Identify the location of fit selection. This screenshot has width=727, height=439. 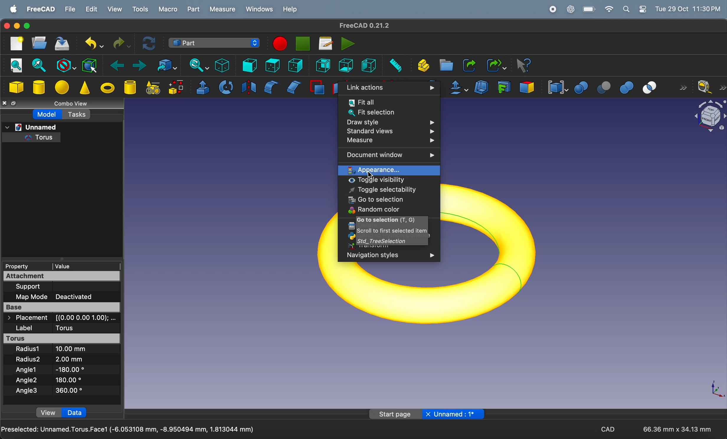
(377, 113).